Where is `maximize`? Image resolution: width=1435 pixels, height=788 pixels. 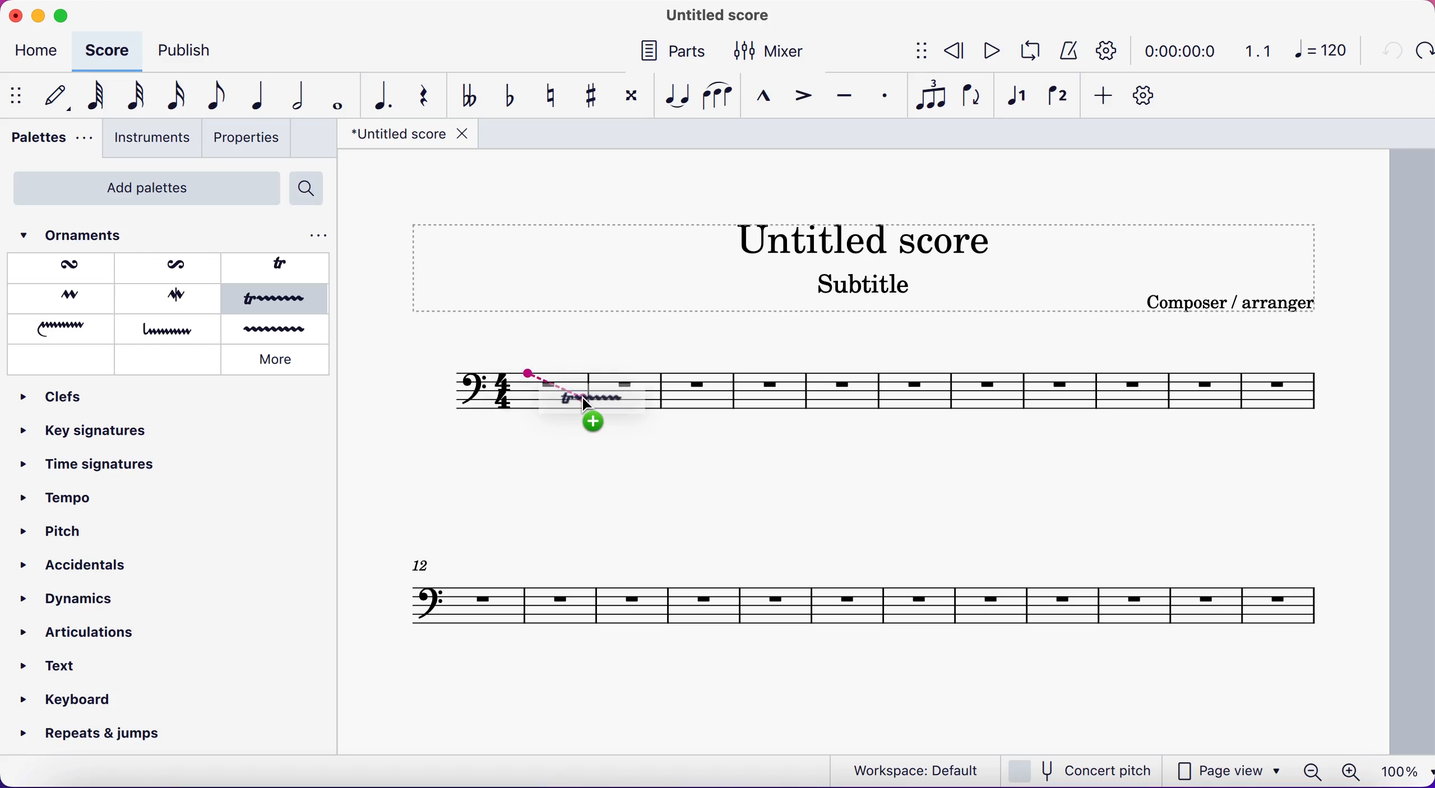
maximize is located at coordinates (62, 16).